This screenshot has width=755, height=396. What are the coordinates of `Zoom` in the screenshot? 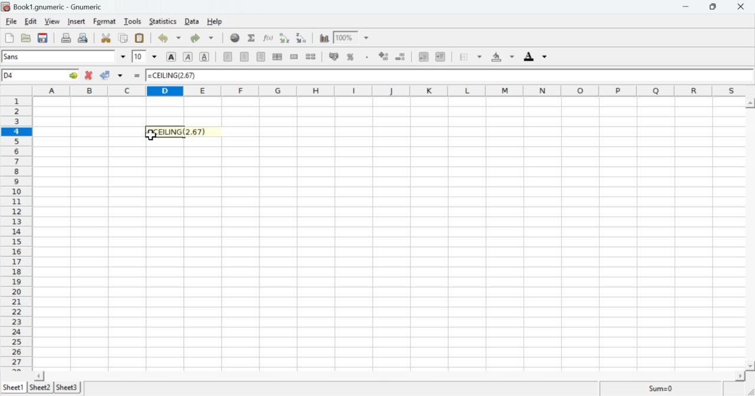 It's located at (353, 37).